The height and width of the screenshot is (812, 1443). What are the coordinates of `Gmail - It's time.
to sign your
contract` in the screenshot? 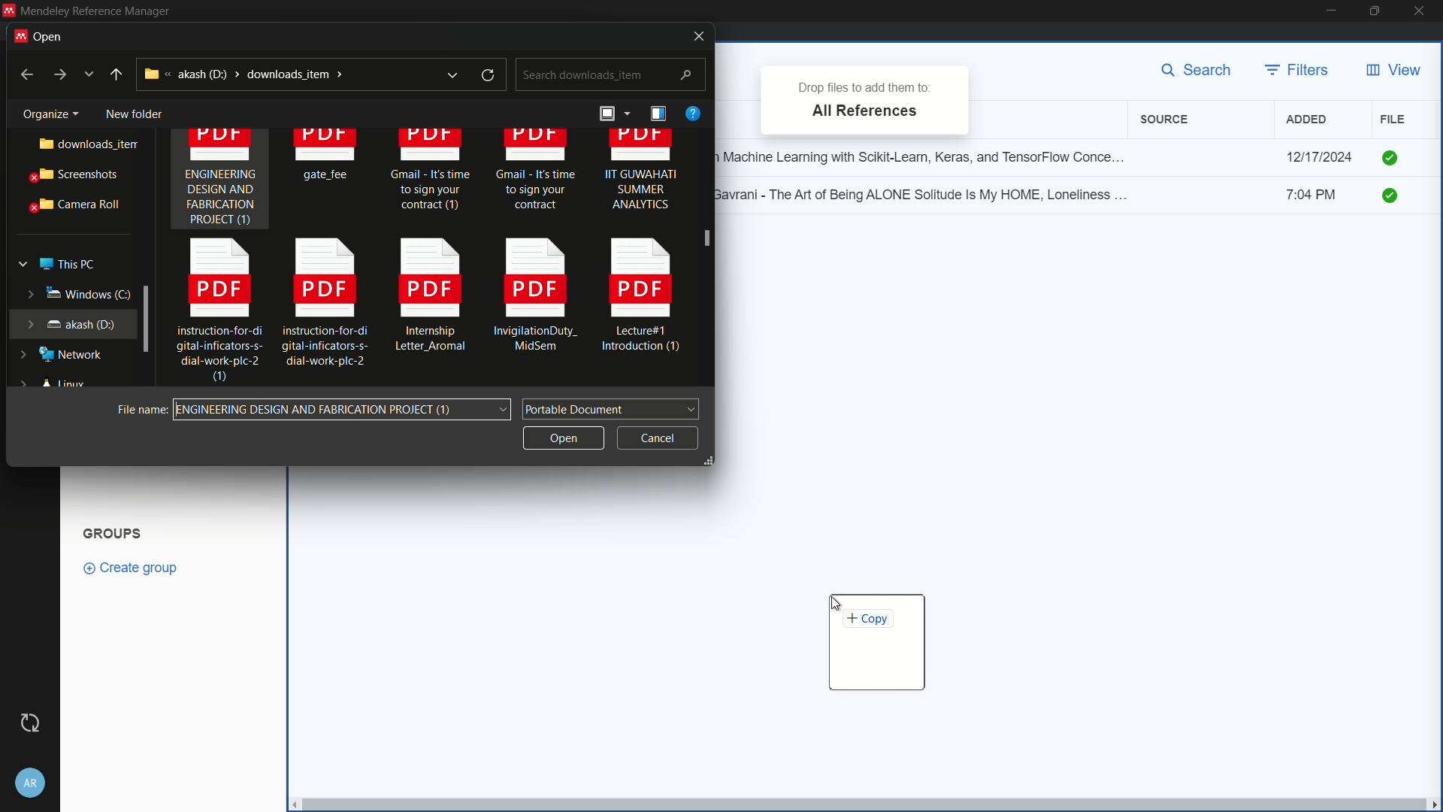 It's located at (537, 173).